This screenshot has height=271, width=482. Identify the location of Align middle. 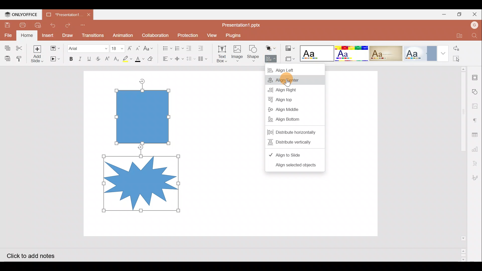
(291, 109).